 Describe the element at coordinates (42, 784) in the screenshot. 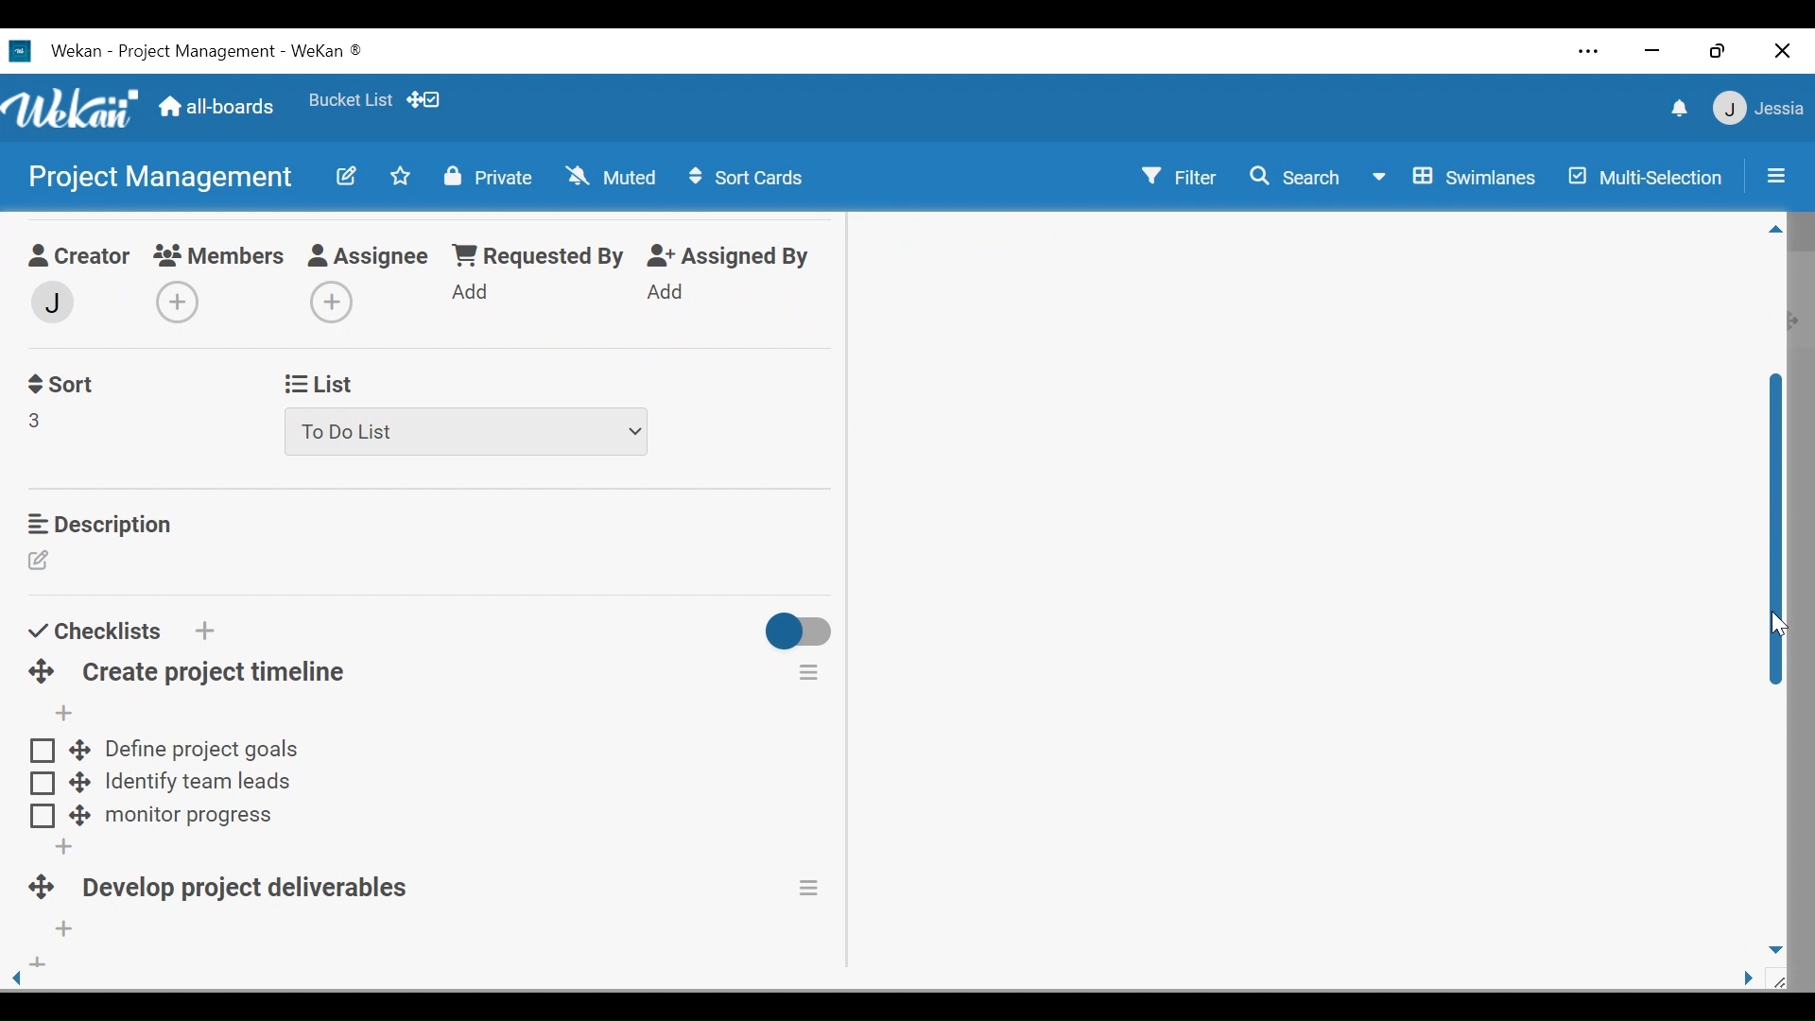

I see `(un)check` at that location.